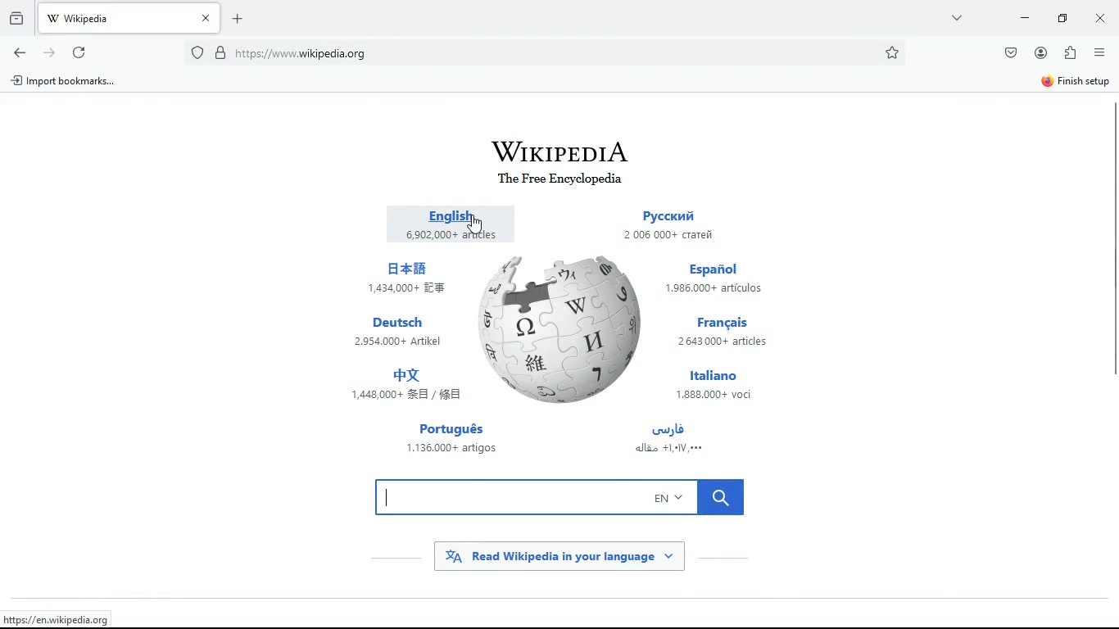 This screenshot has width=1119, height=629. Describe the element at coordinates (1040, 51) in the screenshot. I see `account` at that location.